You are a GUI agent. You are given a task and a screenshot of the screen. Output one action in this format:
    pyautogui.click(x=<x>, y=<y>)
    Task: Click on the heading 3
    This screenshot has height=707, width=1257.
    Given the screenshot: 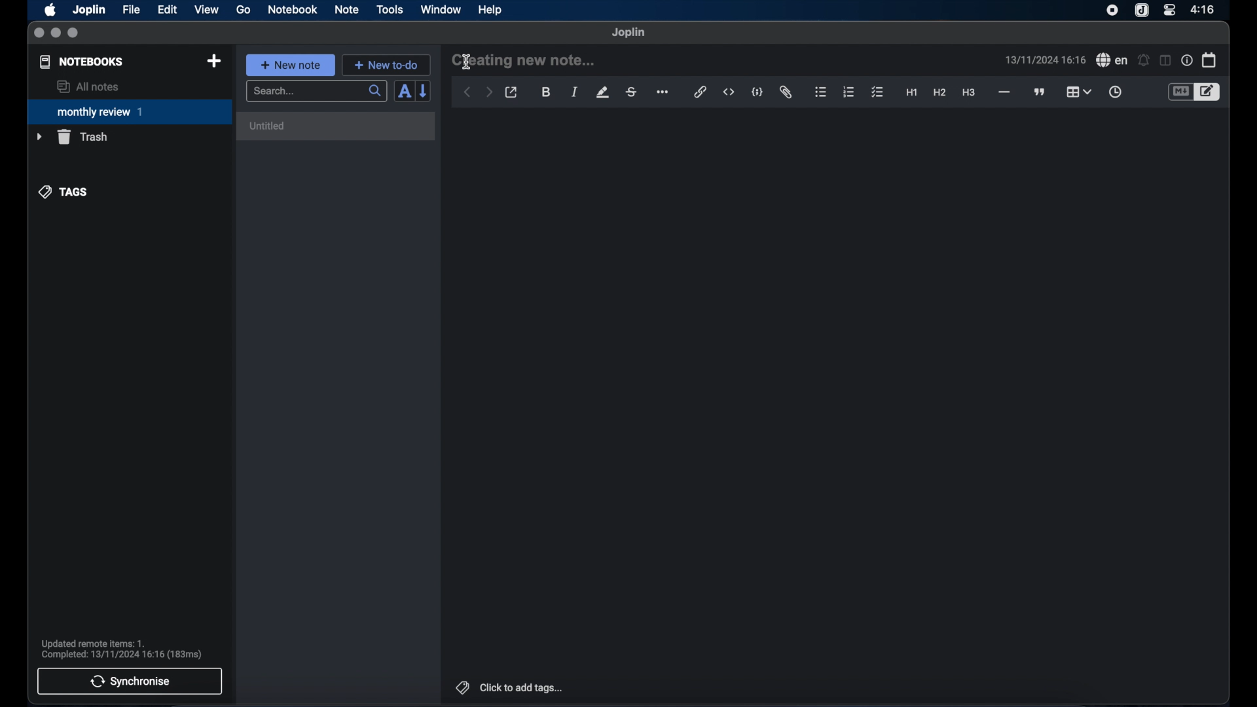 What is the action you would take?
    pyautogui.click(x=968, y=93)
    